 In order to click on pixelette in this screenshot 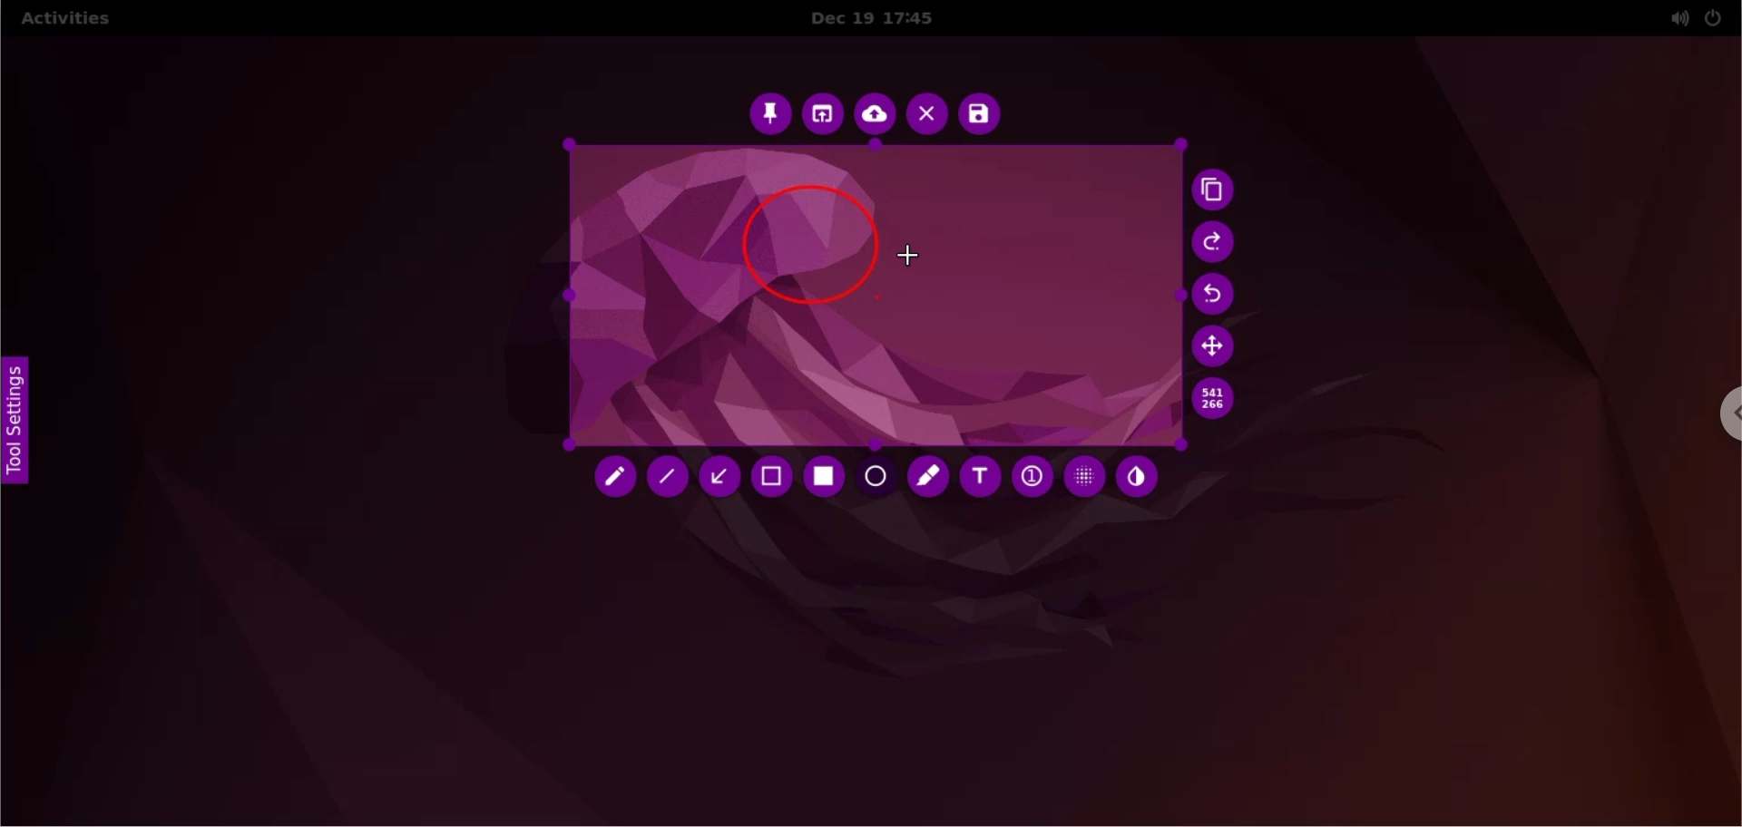, I will do `click(1084, 475)`.